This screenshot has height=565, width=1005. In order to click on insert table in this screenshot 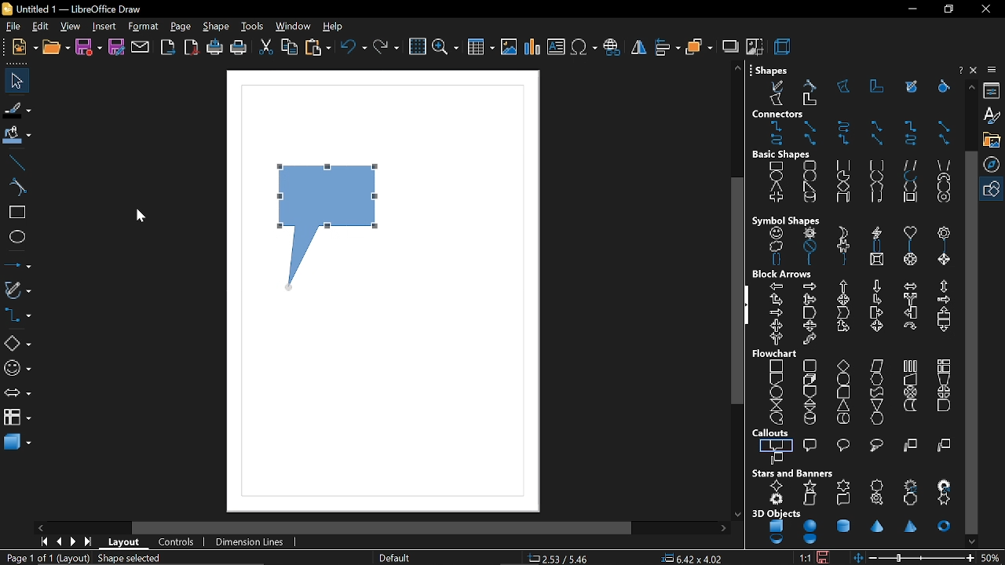, I will do `click(480, 49)`.